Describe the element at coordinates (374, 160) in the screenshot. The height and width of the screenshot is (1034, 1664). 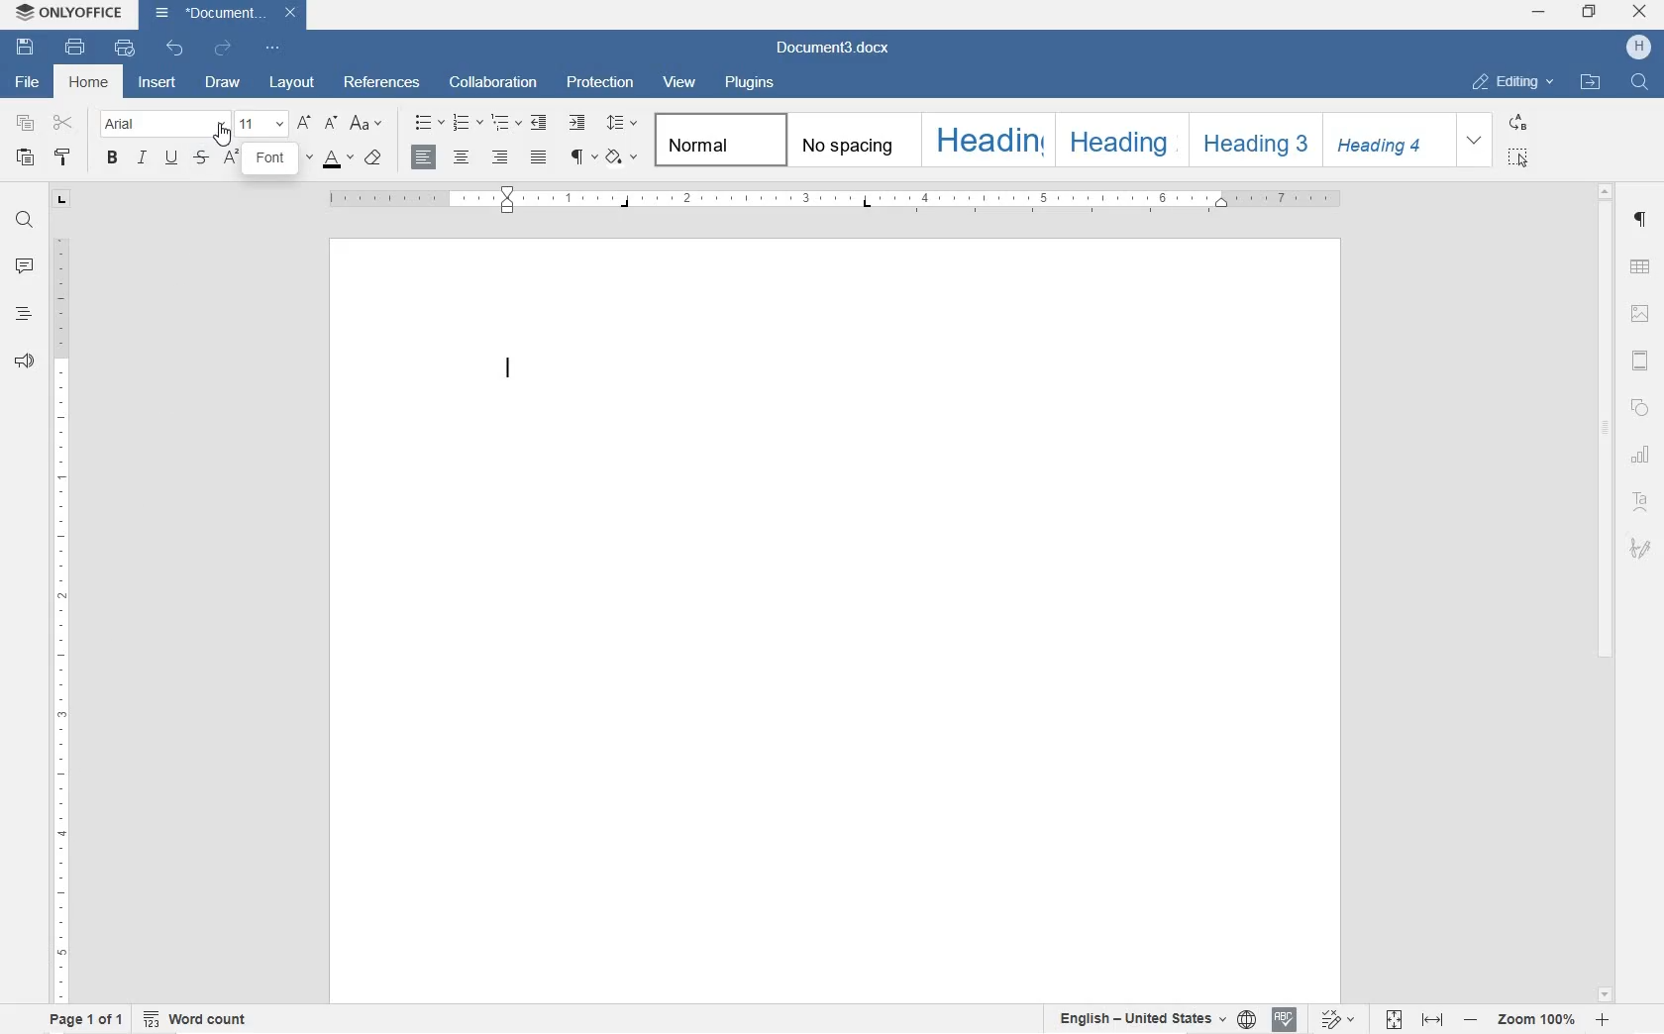
I see `CLEAR STYLE` at that location.